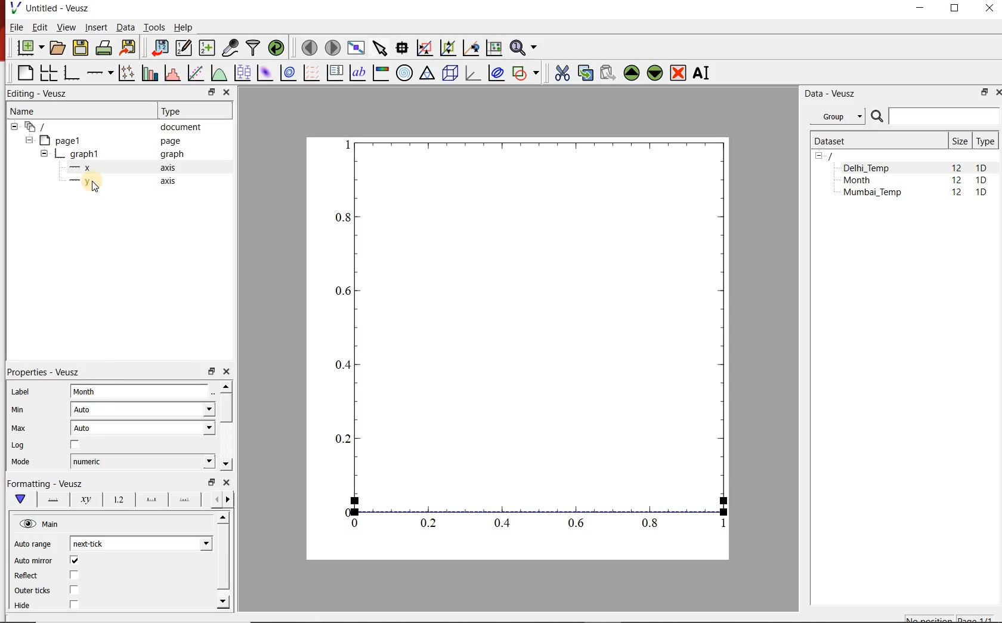 Image resolution: width=1002 pixels, height=623 pixels. Describe the element at coordinates (184, 27) in the screenshot. I see `Help` at that location.